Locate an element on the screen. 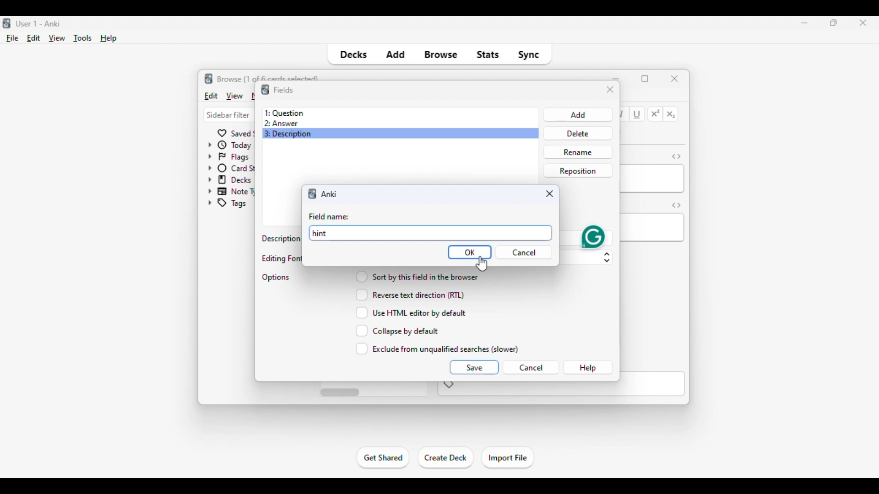 The image size is (879, 494). edit is located at coordinates (211, 95).